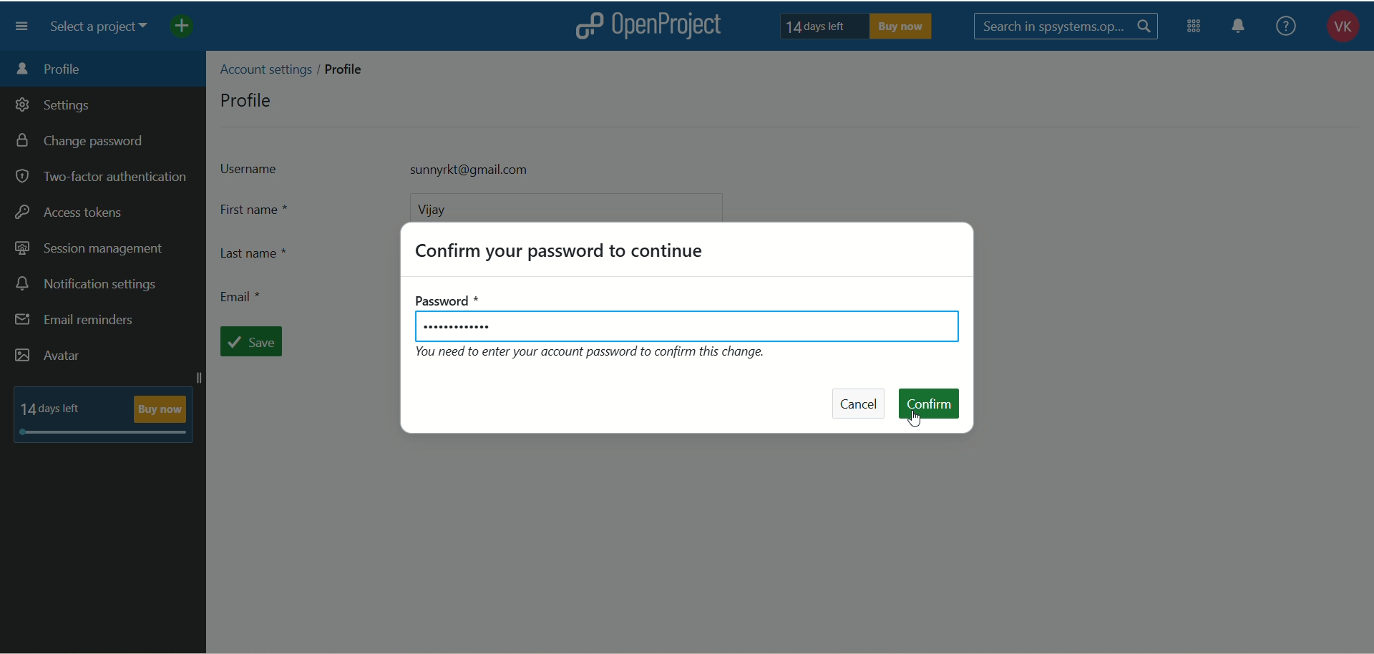 This screenshot has width=1374, height=654. What do you see at coordinates (104, 414) in the screenshot?
I see `text` at bounding box center [104, 414].